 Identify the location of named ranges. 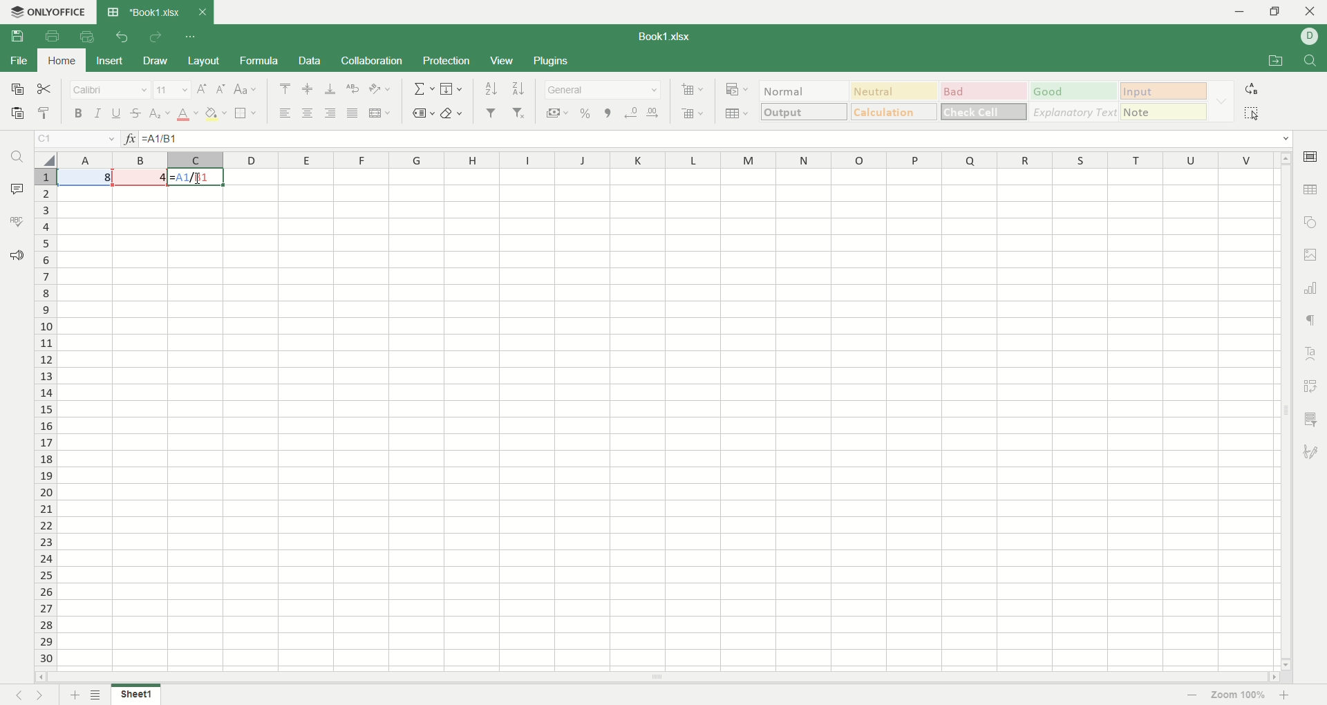
(422, 113).